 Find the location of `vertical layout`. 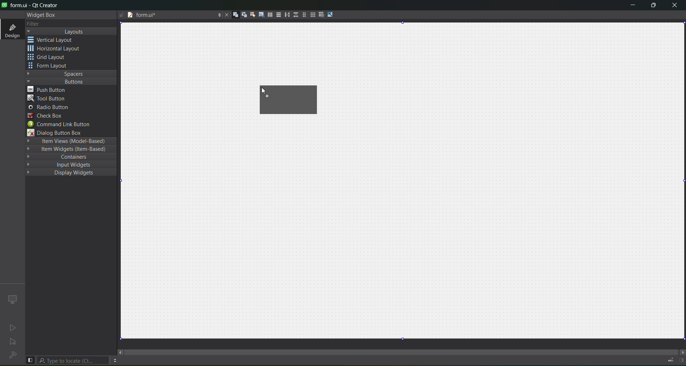

vertical layout is located at coordinates (278, 15).